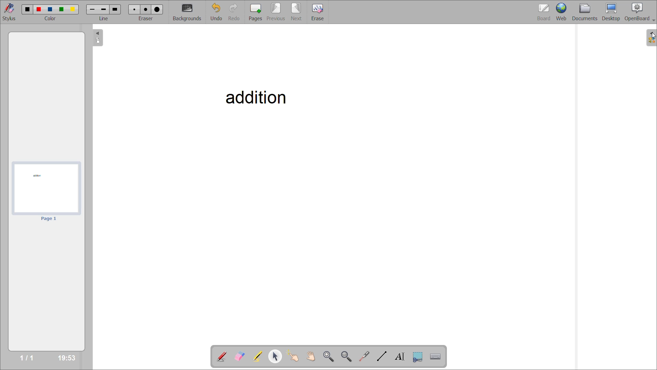 The width and height of the screenshot is (657, 370). I want to click on eraser 2, so click(144, 9).